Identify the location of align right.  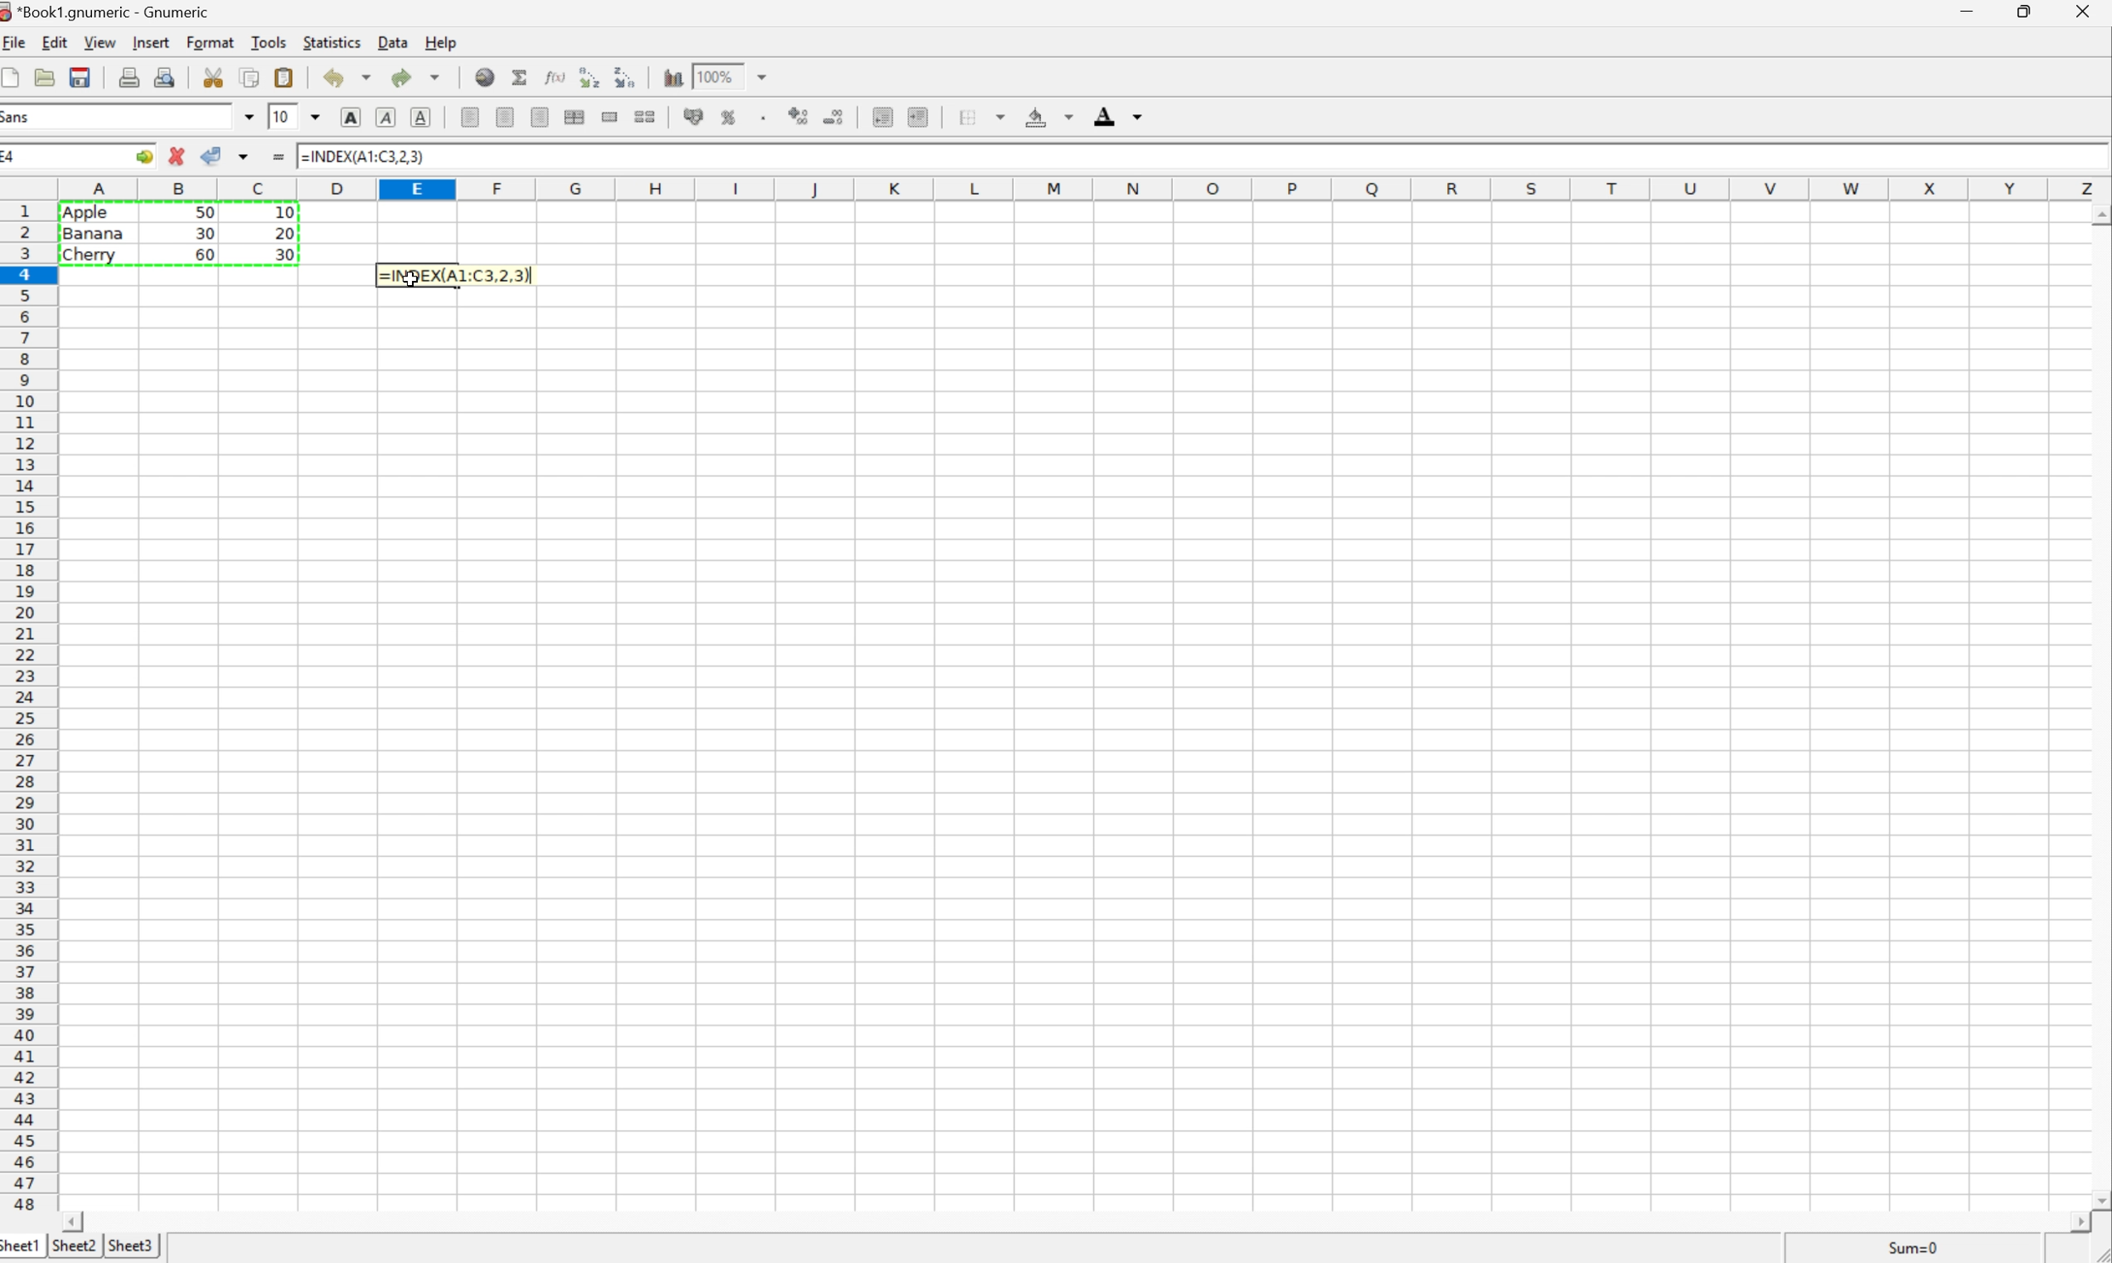
(541, 117).